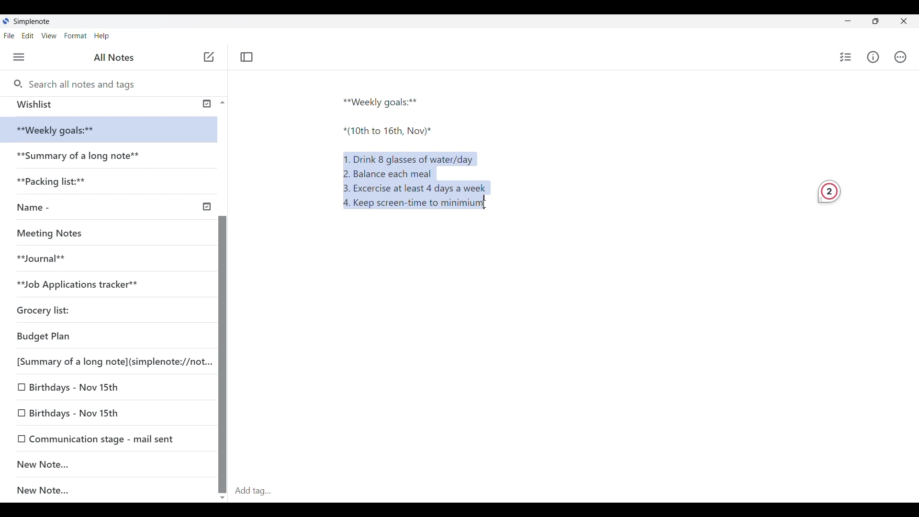  I want to click on 2. Balance each meal, so click(388, 173).